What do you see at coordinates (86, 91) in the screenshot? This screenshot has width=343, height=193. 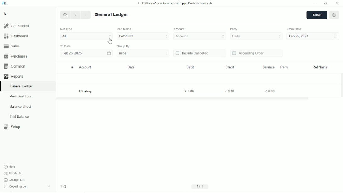 I see `Closing` at bounding box center [86, 91].